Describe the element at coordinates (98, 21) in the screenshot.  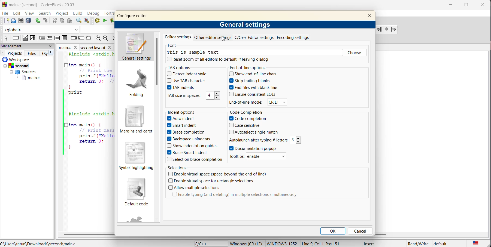
I see `build` at that location.